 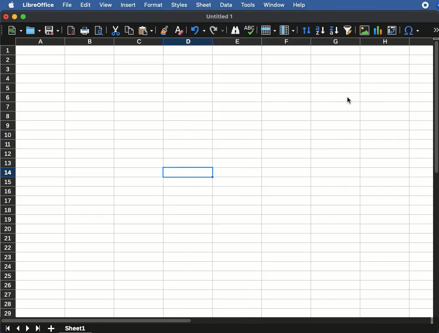 I want to click on data, so click(x=225, y=5).